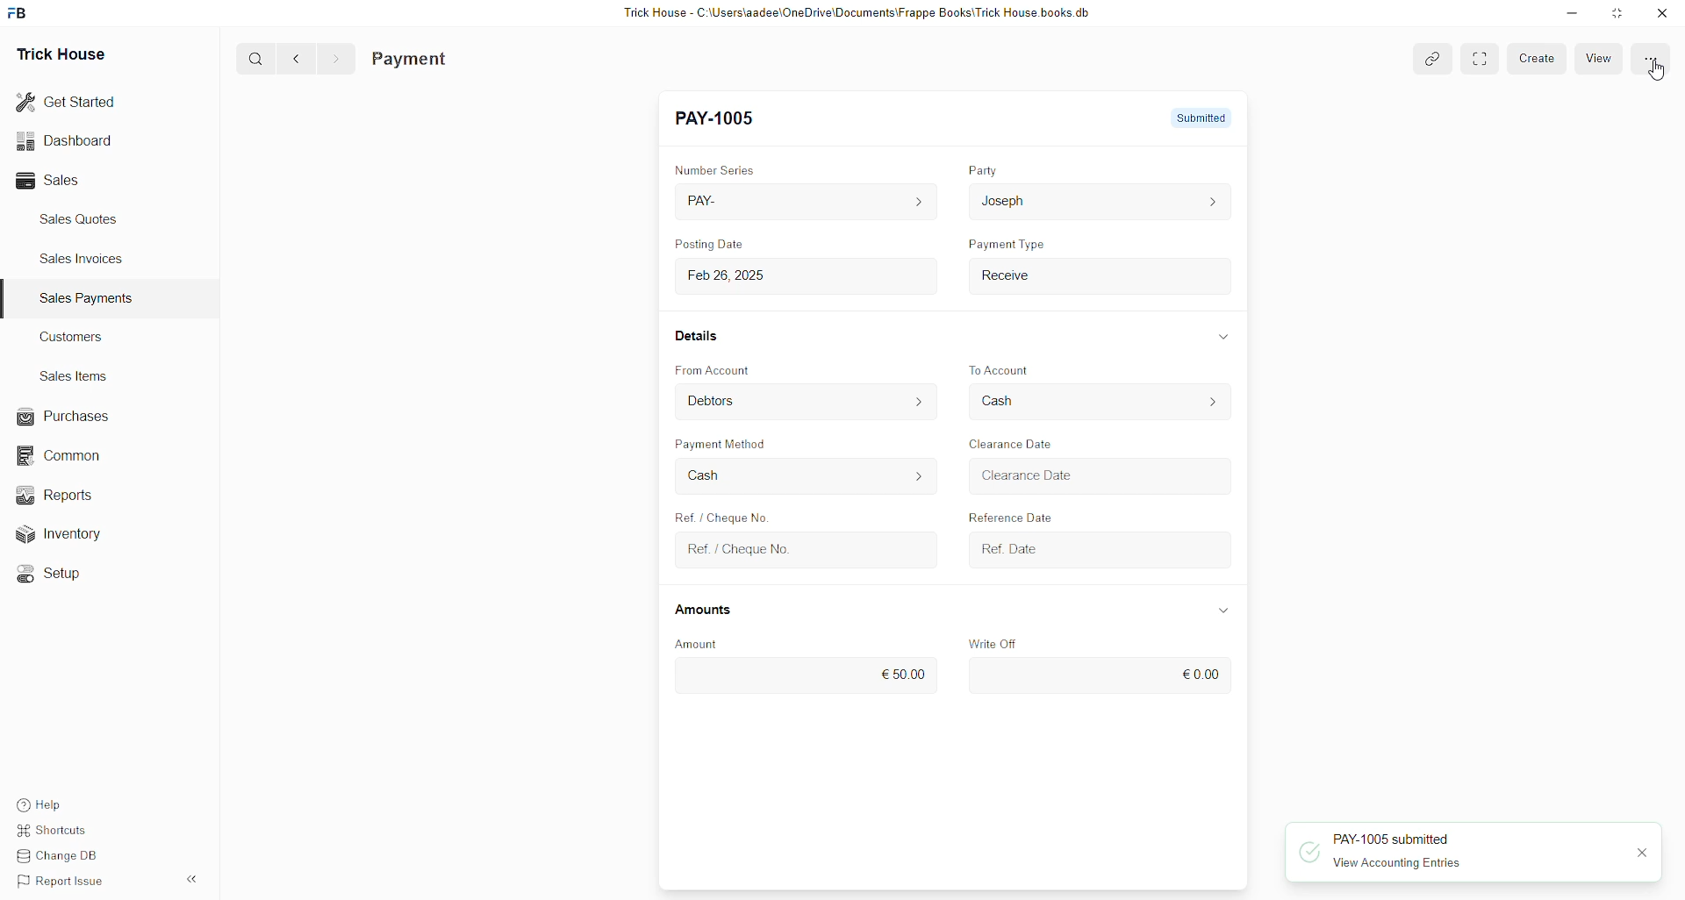 The width and height of the screenshot is (1685, 900). What do you see at coordinates (997, 369) in the screenshot?
I see `To Account` at bounding box center [997, 369].